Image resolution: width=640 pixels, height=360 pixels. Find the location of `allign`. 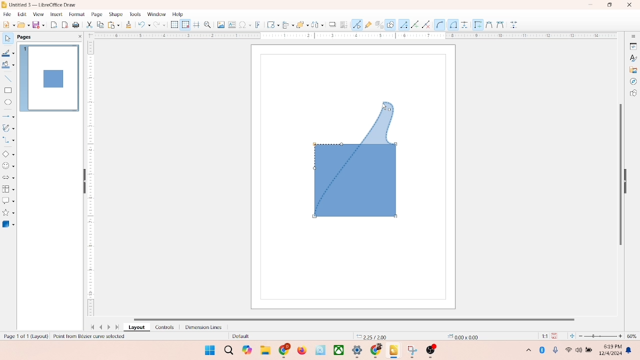

allign is located at coordinates (286, 23).